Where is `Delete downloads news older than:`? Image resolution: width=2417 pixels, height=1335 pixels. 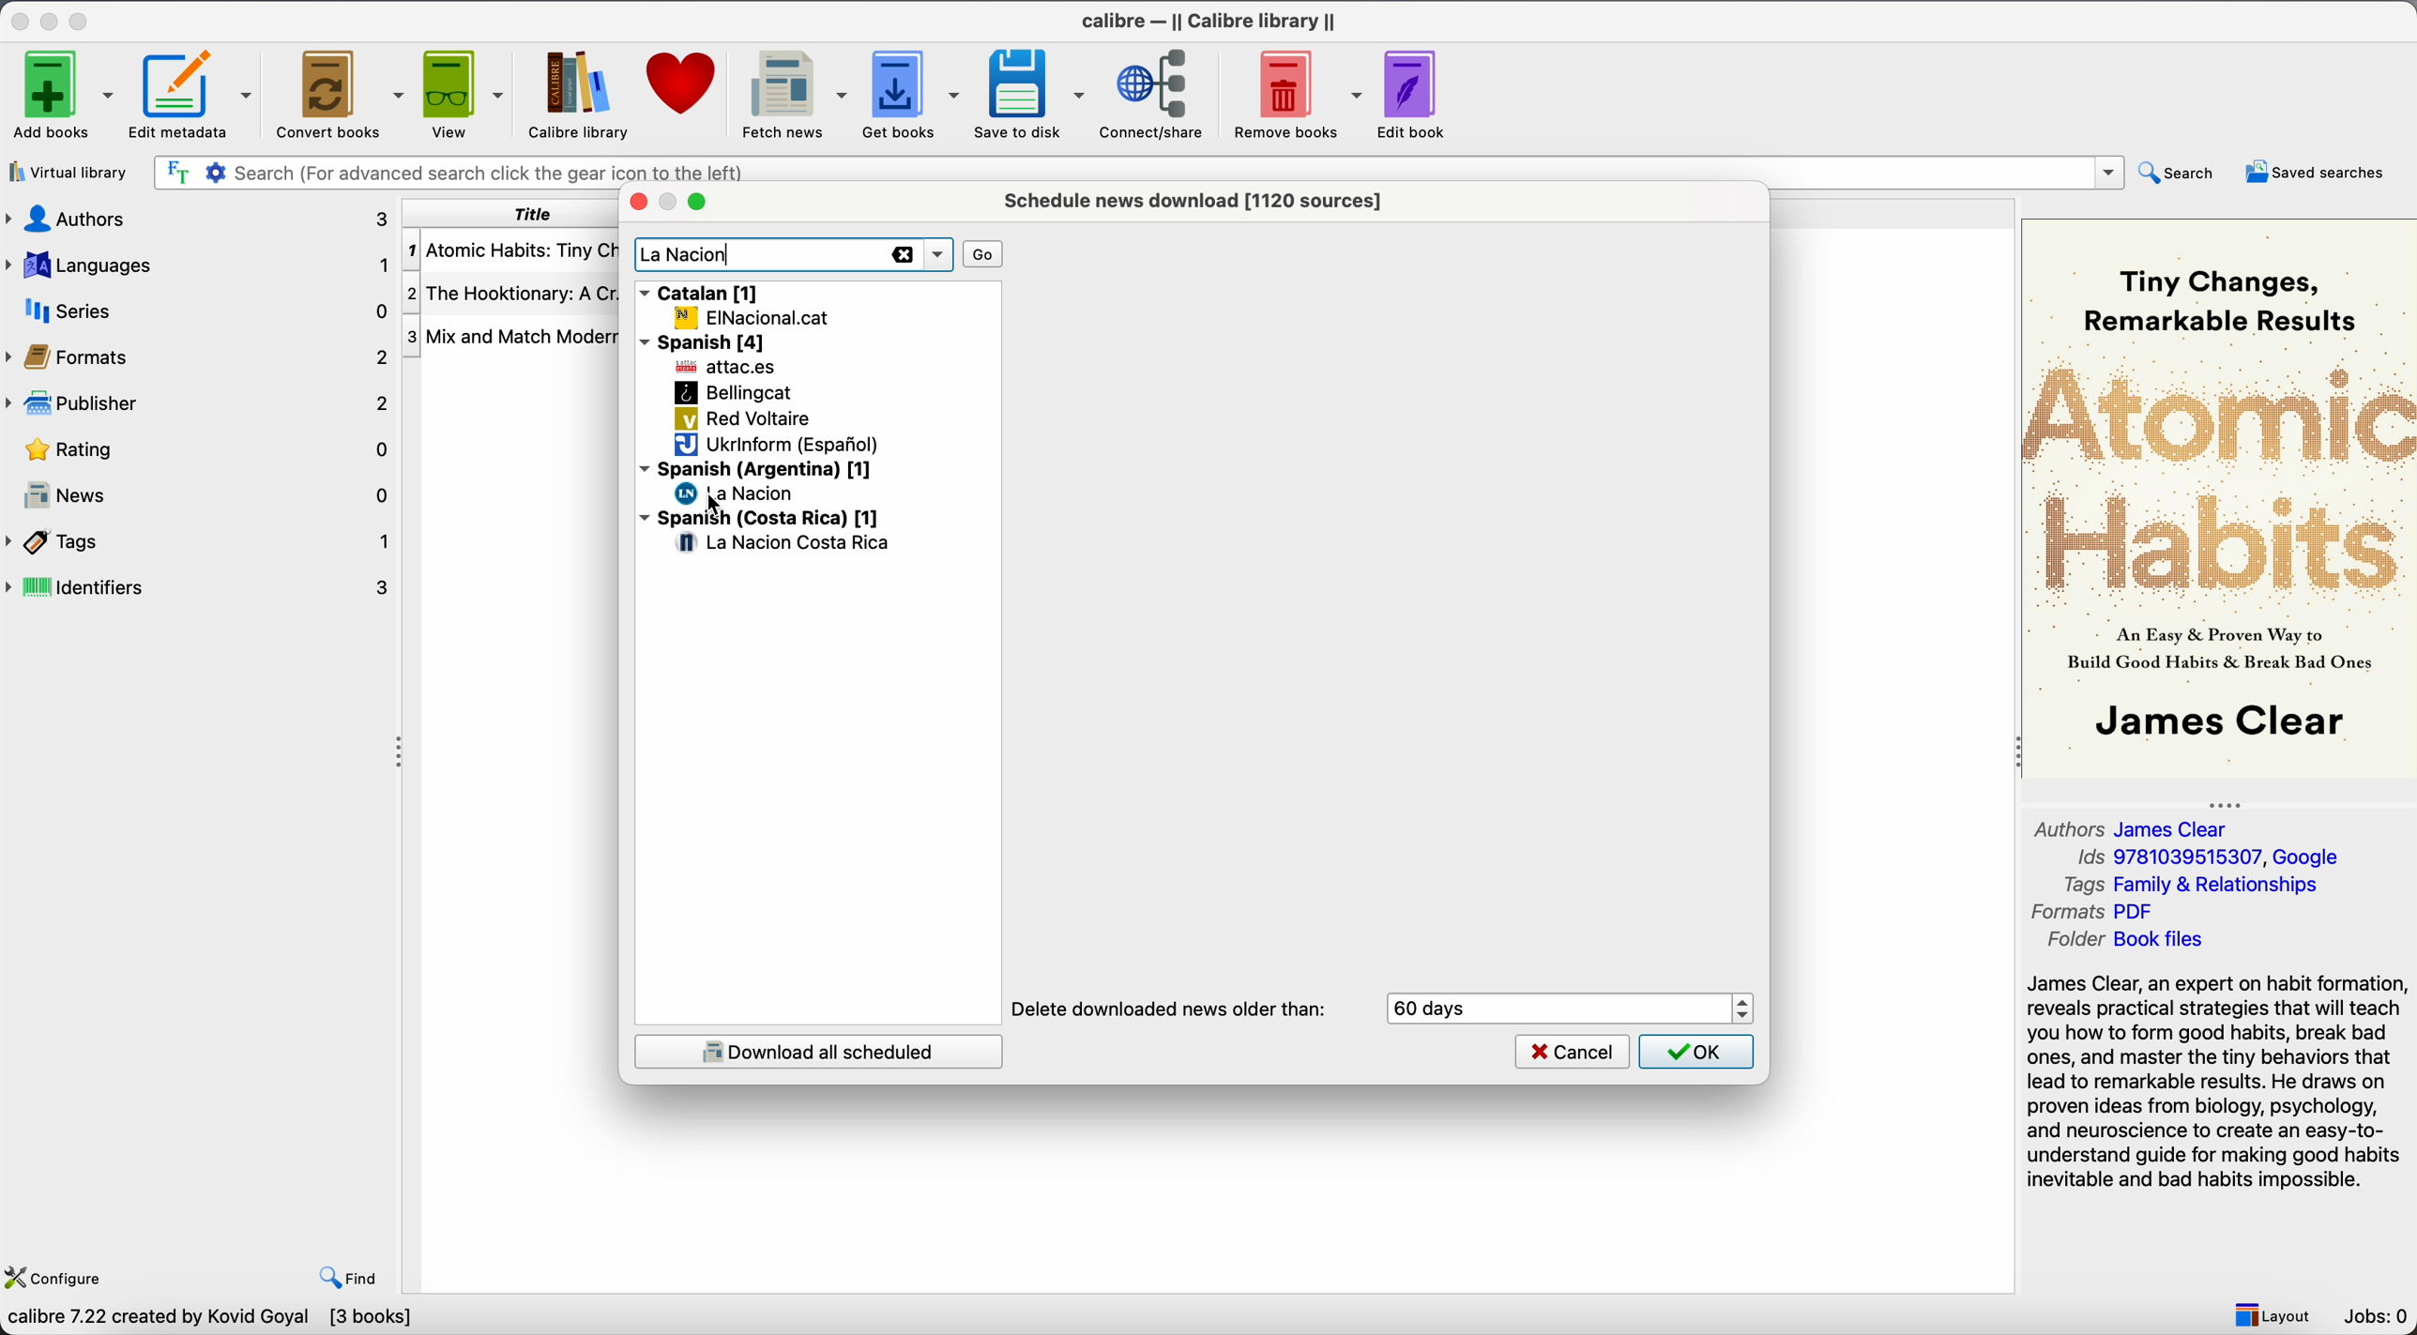
Delete downloads news older than: is located at coordinates (1171, 1009).